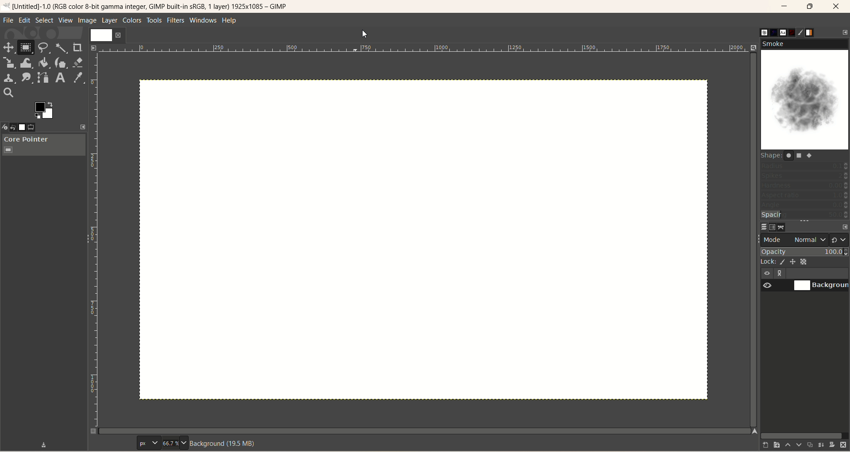 The height and width of the screenshot is (452, 850). I want to click on help, so click(228, 21).